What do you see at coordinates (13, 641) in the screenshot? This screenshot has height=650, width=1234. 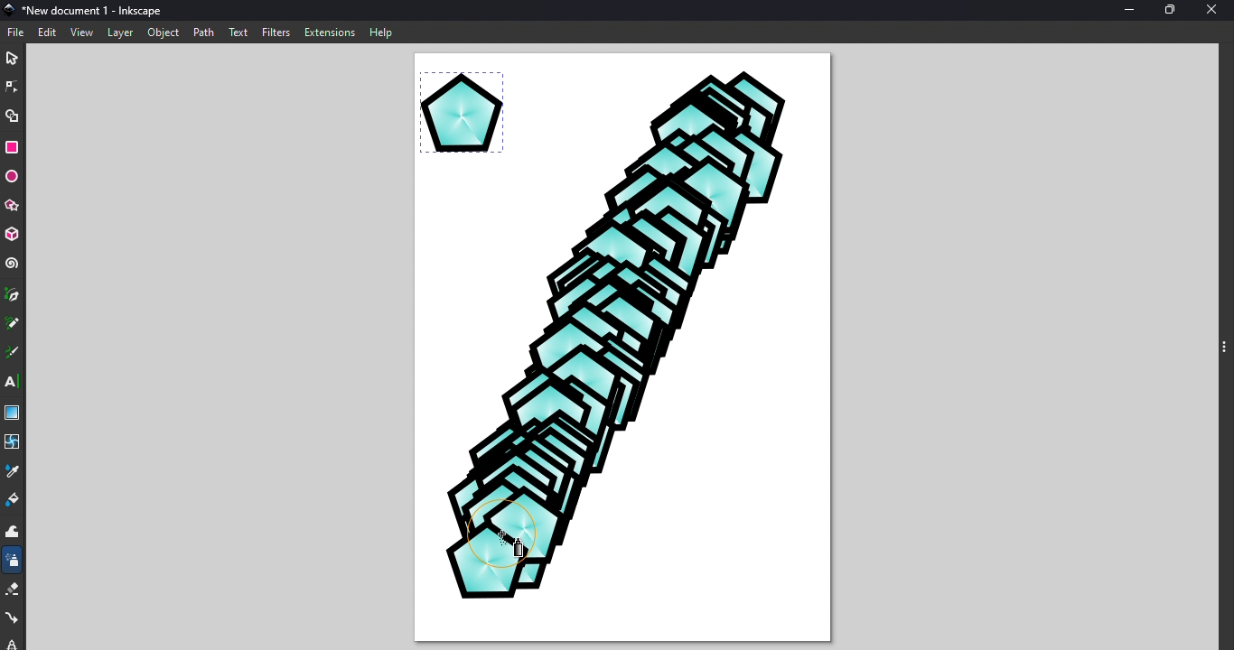 I see `lock` at bounding box center [13, 641].